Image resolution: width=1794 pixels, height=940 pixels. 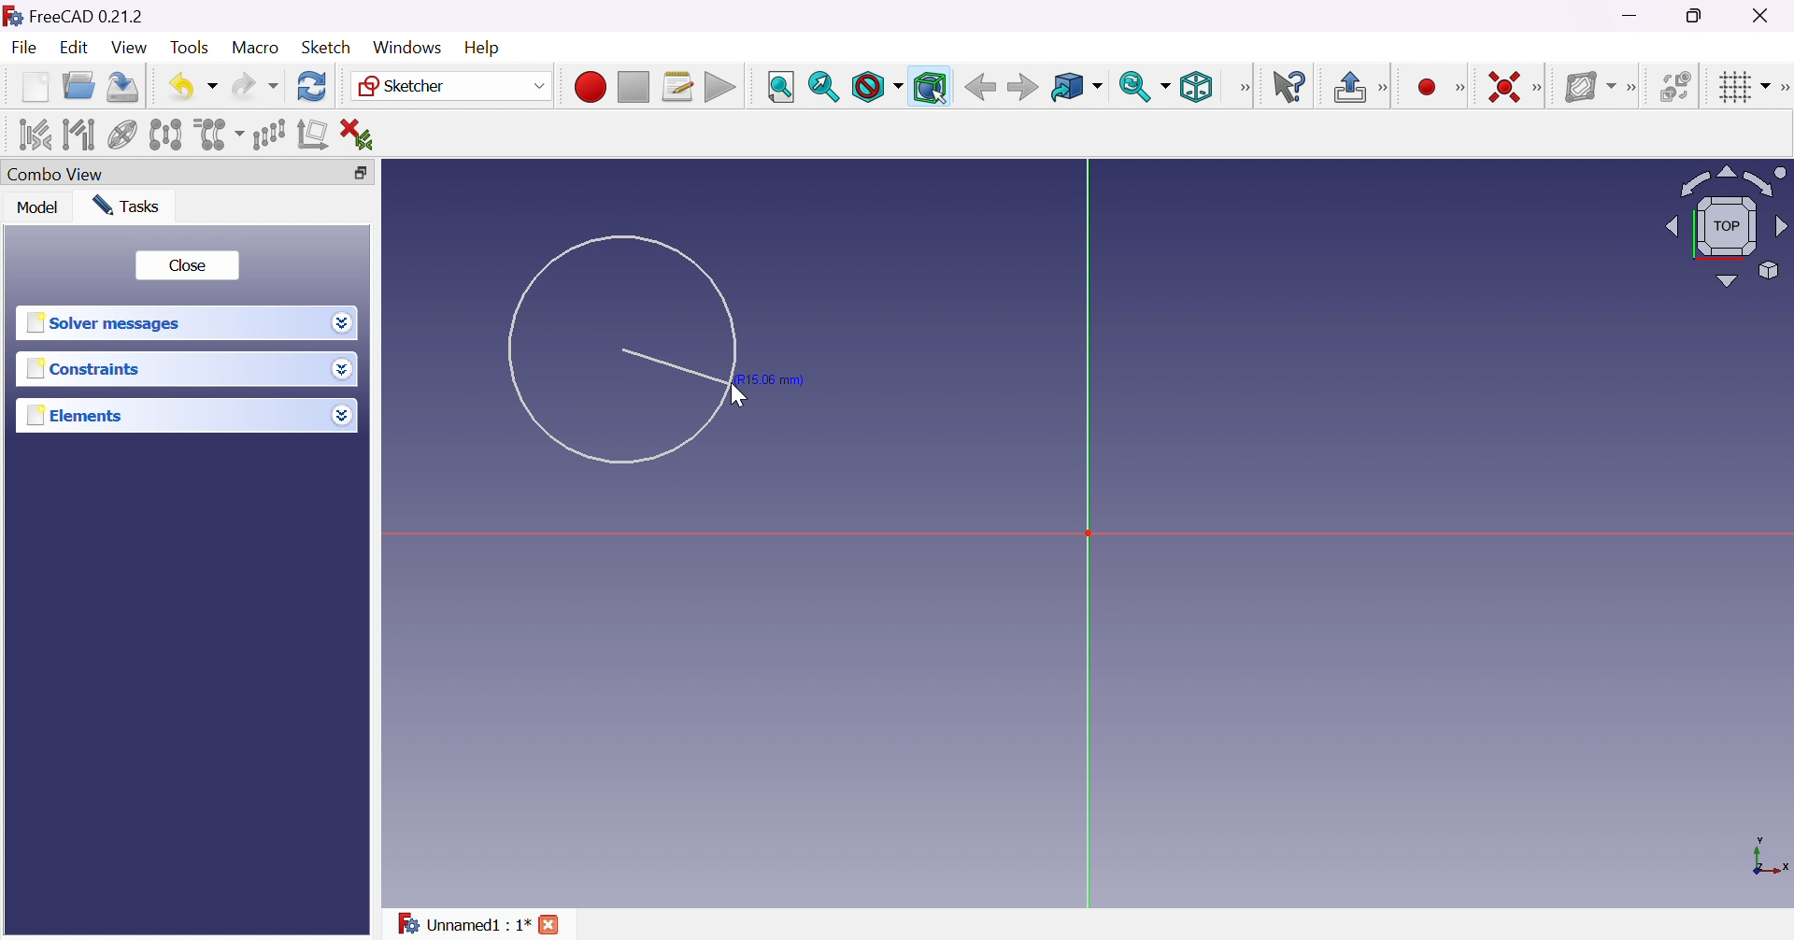 I want to click on Switch virtual space, so click(x=1679, y=86).